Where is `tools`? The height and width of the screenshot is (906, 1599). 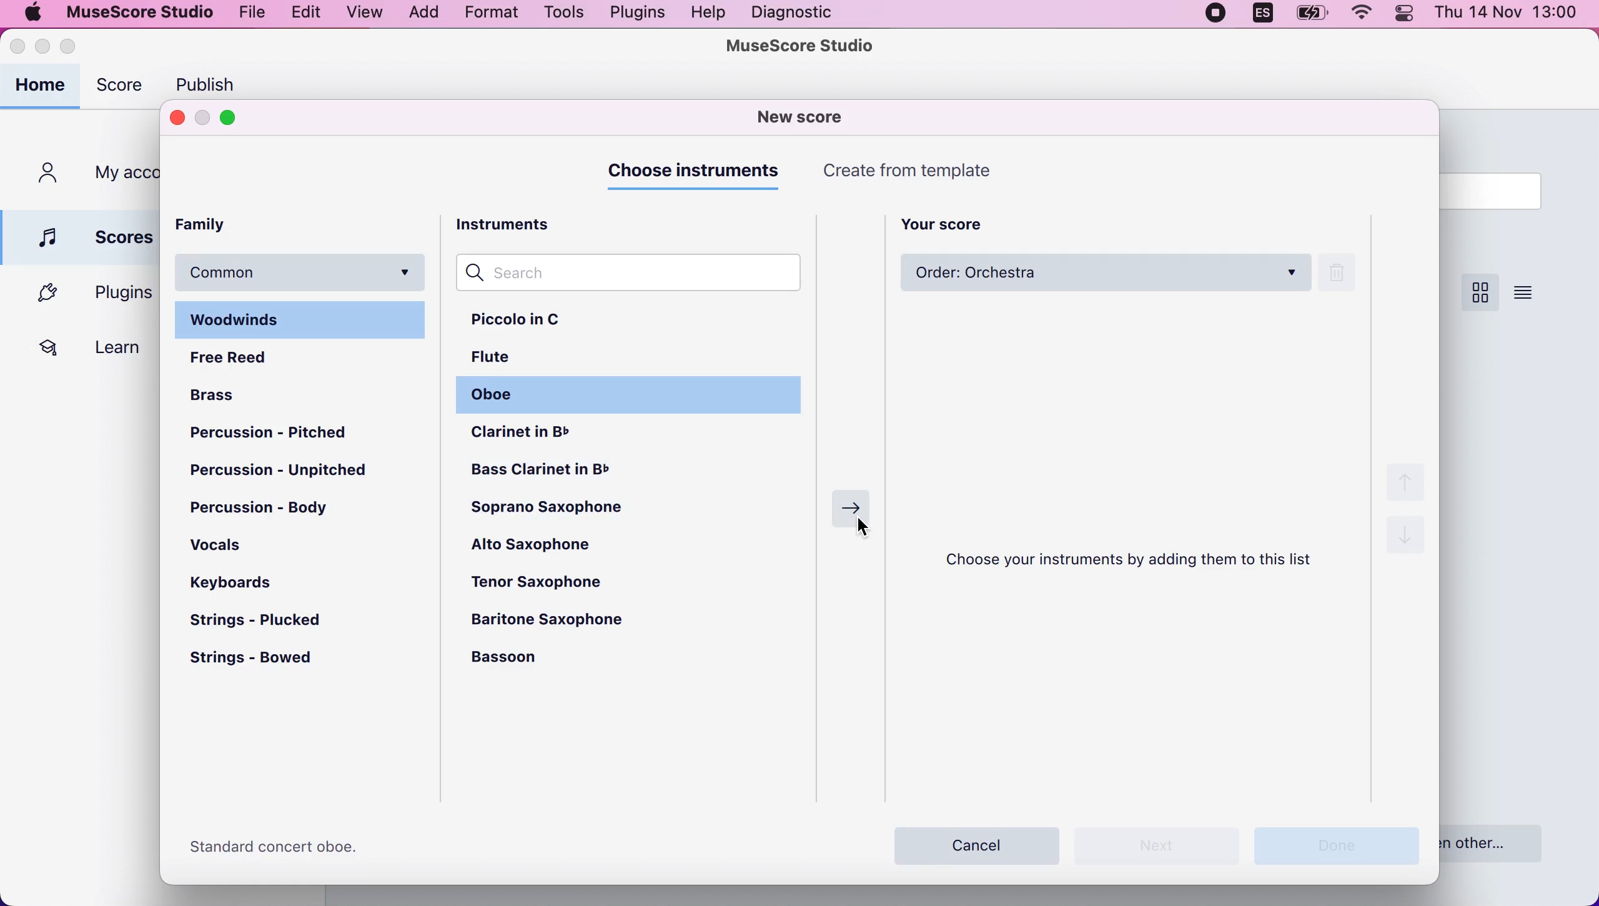 tools is located at coordinates (566, 14).